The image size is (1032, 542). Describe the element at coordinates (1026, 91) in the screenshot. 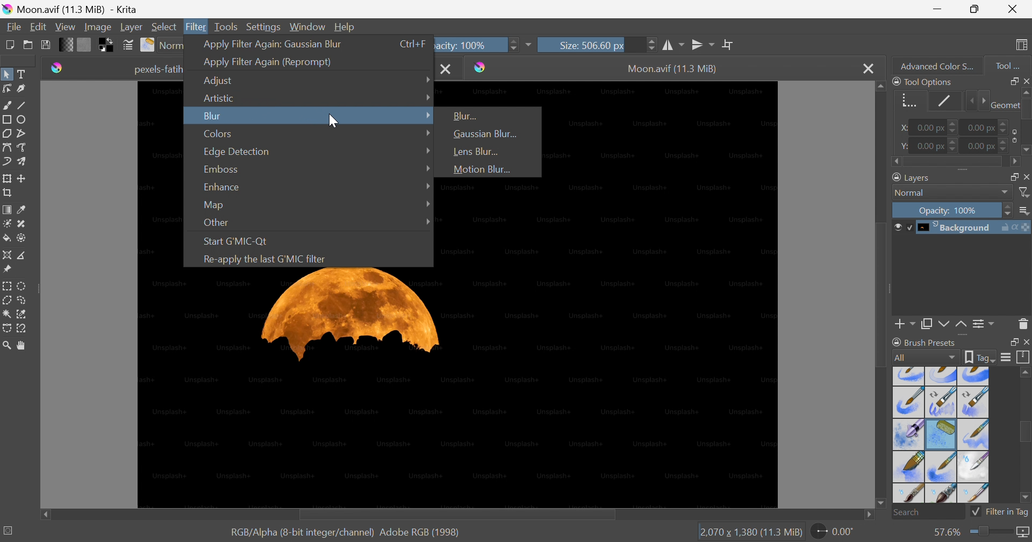

I see `Scroll up` at that location.